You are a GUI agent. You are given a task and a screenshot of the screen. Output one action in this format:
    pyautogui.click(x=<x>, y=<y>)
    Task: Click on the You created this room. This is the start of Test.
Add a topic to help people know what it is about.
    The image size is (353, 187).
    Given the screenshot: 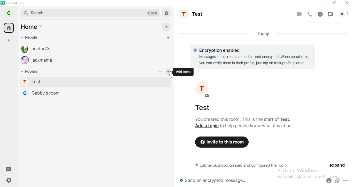 What is the action you would take?
    pyautogui.click(x=242, y=122)
    